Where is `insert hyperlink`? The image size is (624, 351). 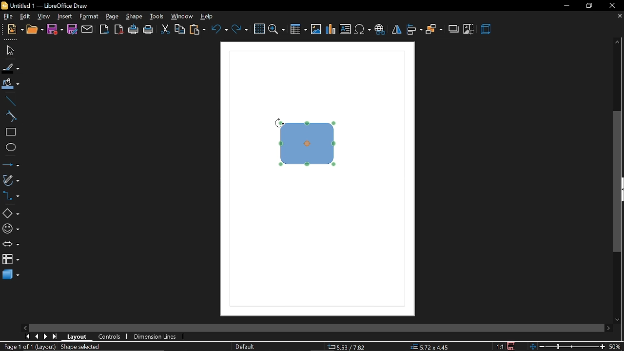
insert hyperlink is located at coordinates (380, 30).